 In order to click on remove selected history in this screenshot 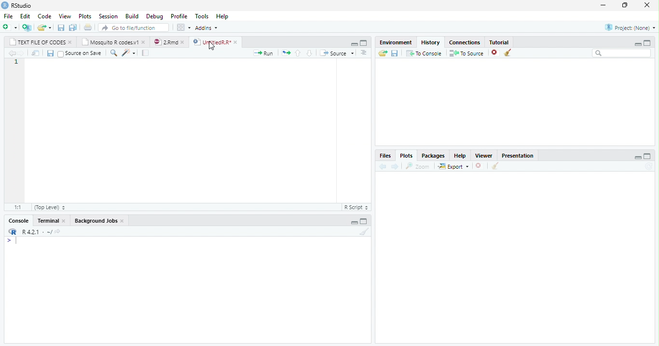, I will do `click(493, 53)`.